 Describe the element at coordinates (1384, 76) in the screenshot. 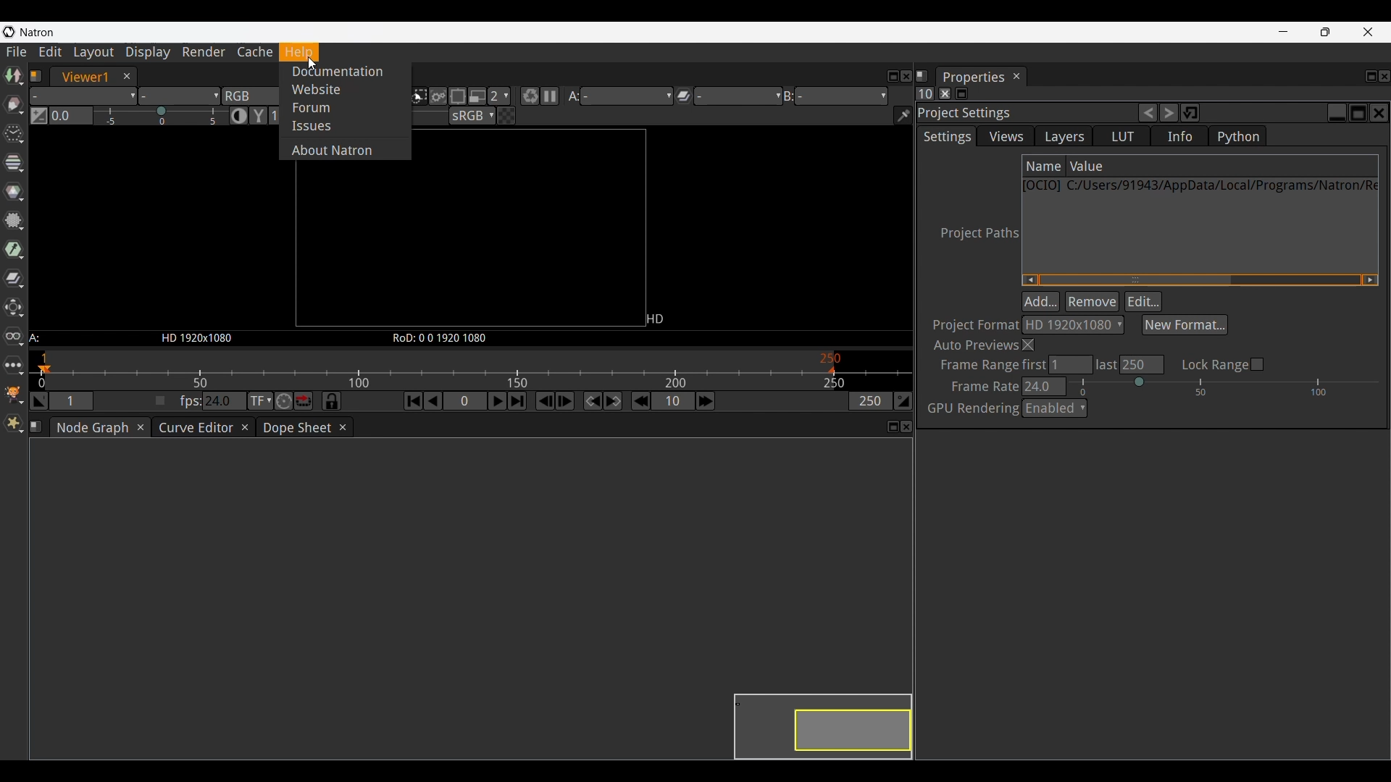

I see `Close properties panel` at that location.